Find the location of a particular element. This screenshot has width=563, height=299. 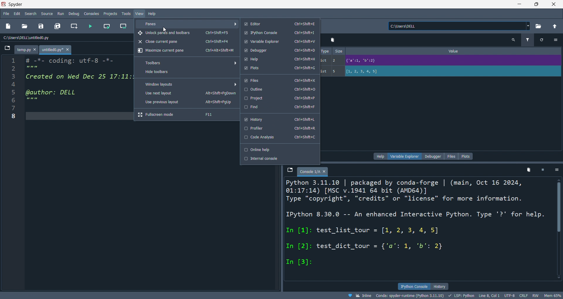

browse tabs is located at coordinates (290, 170).